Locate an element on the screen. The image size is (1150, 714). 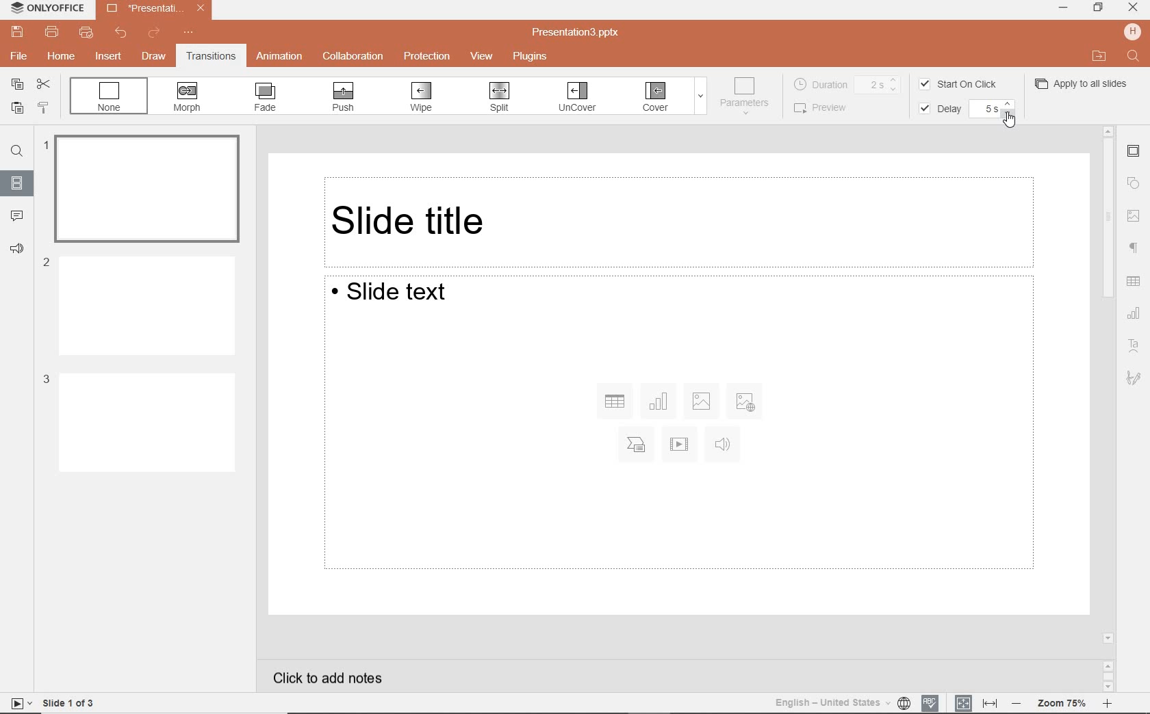
MORPH is located at coordinates (188, 97).